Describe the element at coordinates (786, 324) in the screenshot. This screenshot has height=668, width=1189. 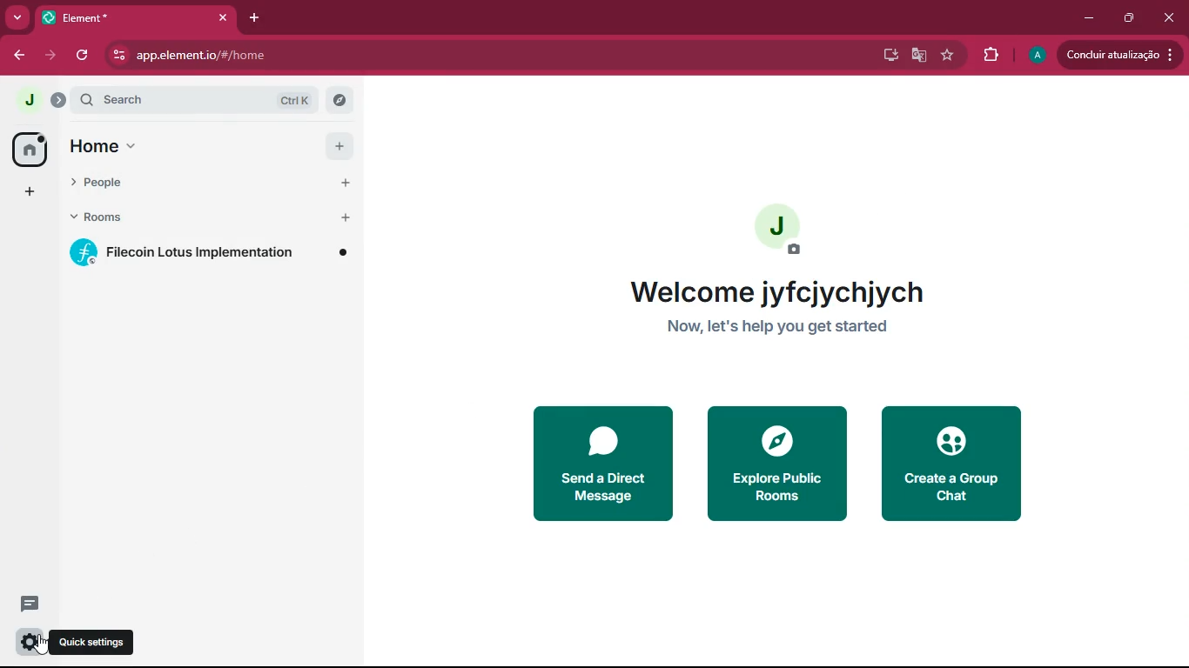
I see `Now, let's help you get started` at that location.